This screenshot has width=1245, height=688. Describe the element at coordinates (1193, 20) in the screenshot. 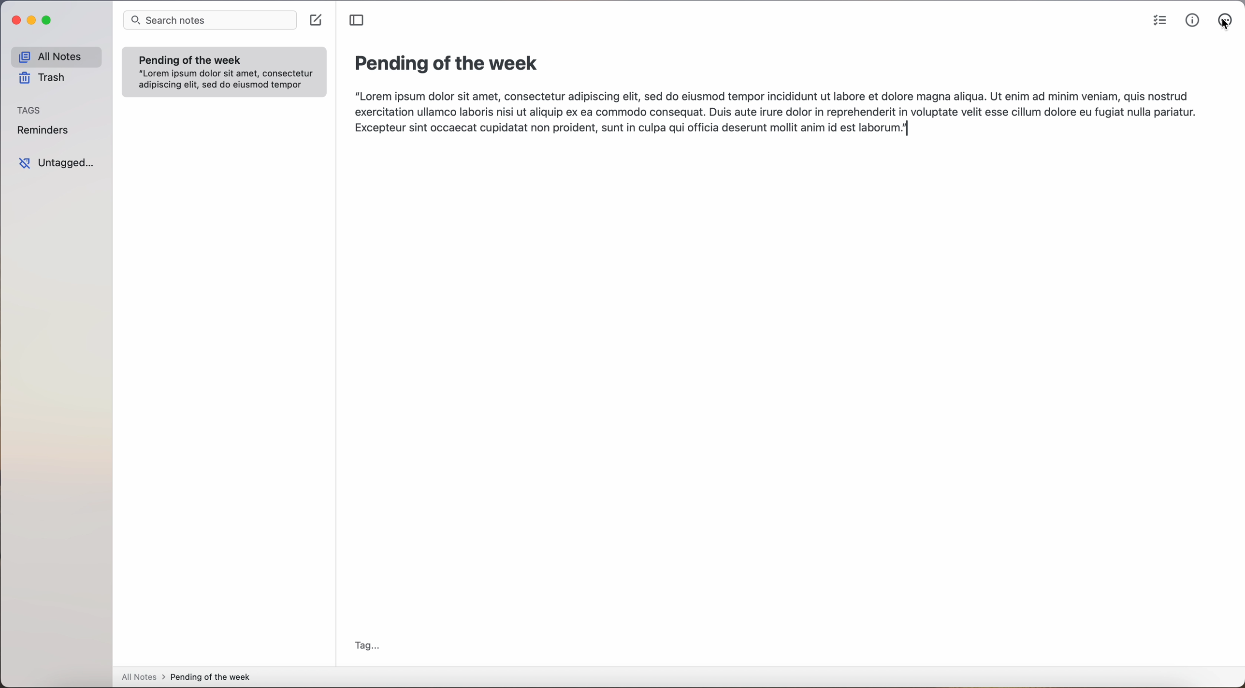

I see `metrics` at that location.